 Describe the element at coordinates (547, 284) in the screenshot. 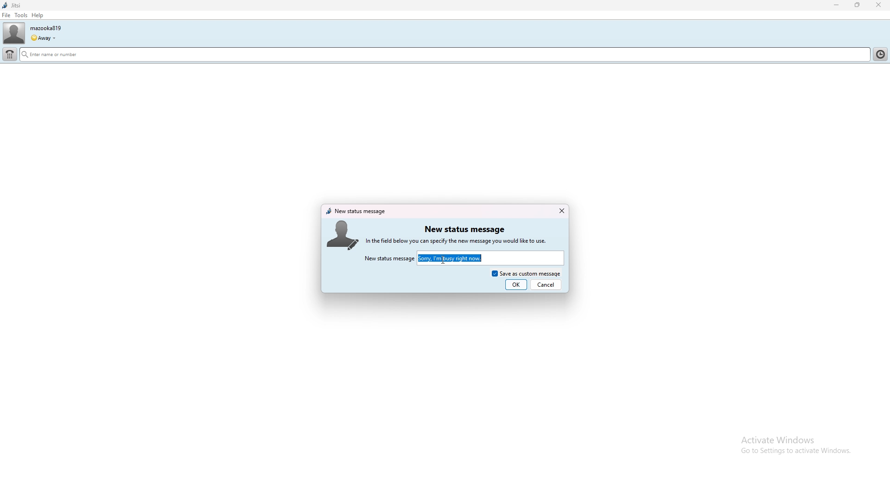

I see `cancel` at that location.